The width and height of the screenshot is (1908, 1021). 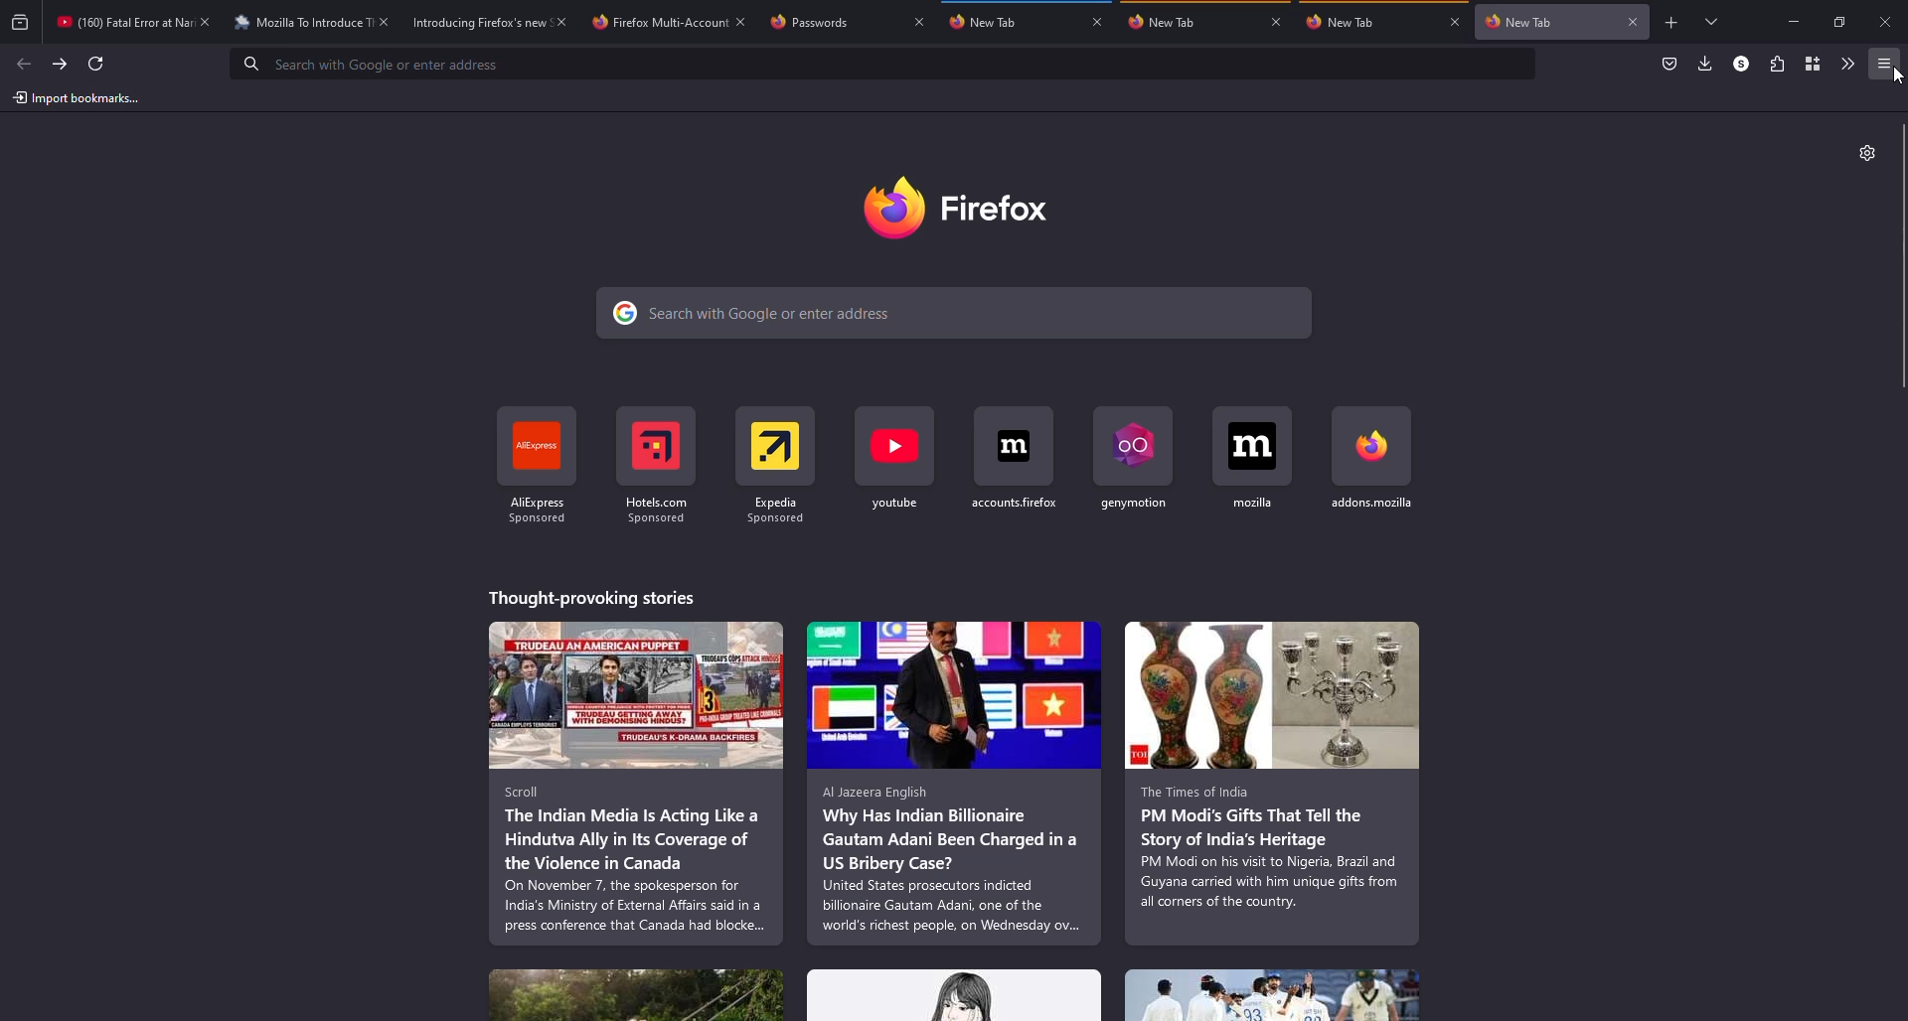 What do you see at coordinates (1515, 22) in the screenshot?
I see `tab` at bounding box center [1515, 22].